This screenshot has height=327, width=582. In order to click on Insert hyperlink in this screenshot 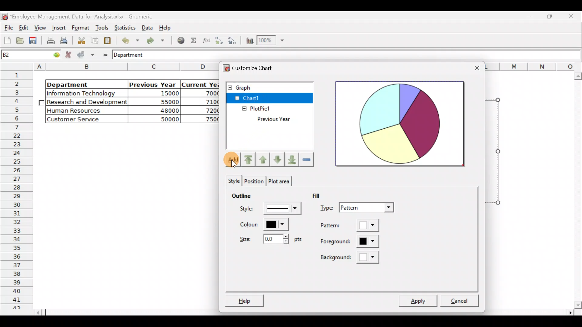, I will do `click(181, 41)`.